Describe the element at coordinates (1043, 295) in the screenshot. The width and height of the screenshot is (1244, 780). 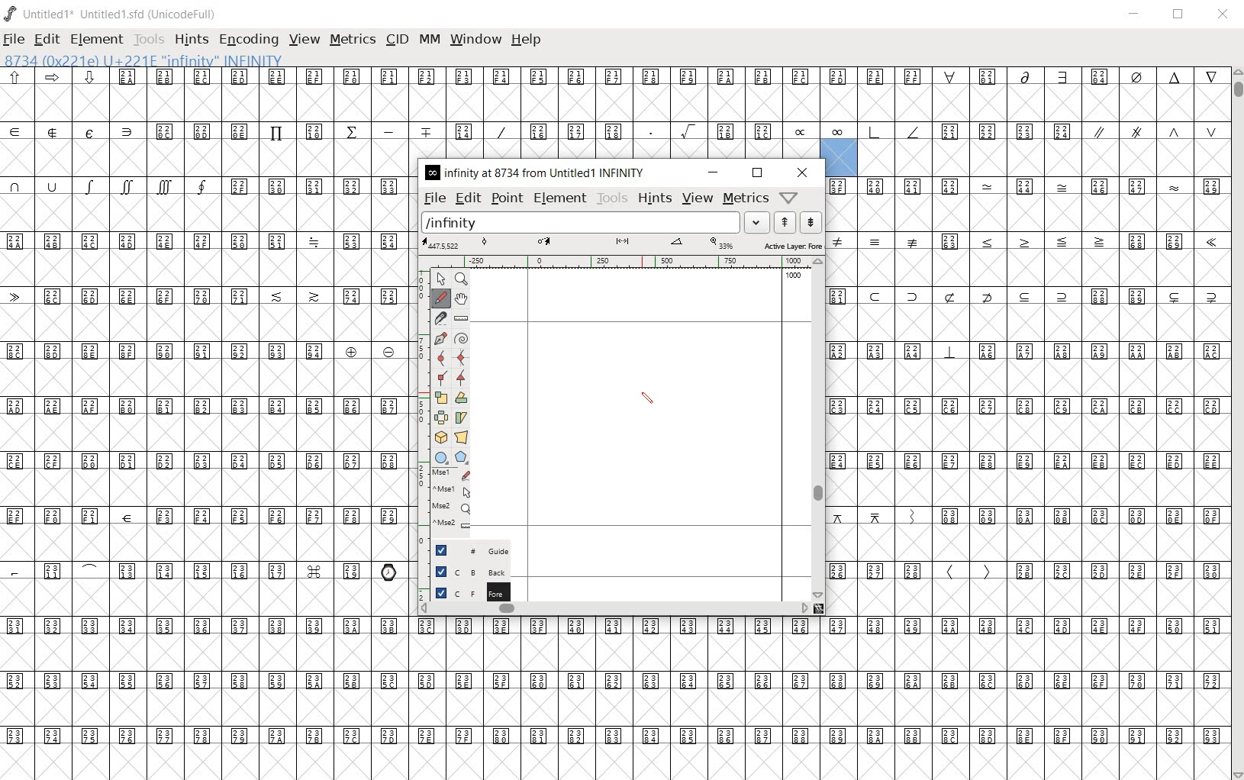
I see `Unicode code points` at that location.